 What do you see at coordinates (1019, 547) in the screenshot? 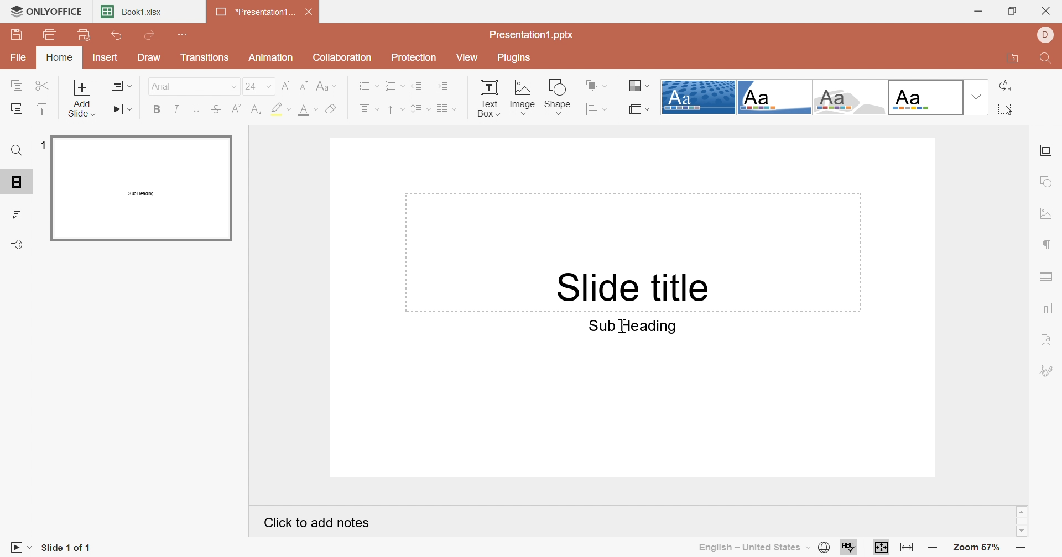
I see `Zoom In` at bounding box center [1019, 547].